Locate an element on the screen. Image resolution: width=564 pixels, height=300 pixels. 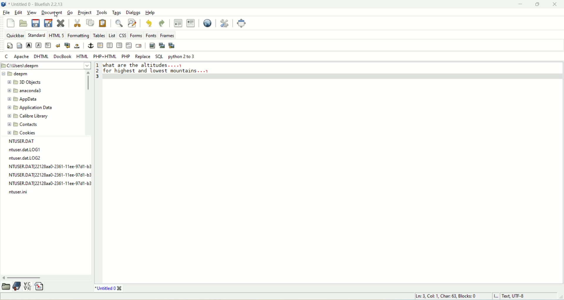
advanced find and replace is located at coordinates (132, 22).